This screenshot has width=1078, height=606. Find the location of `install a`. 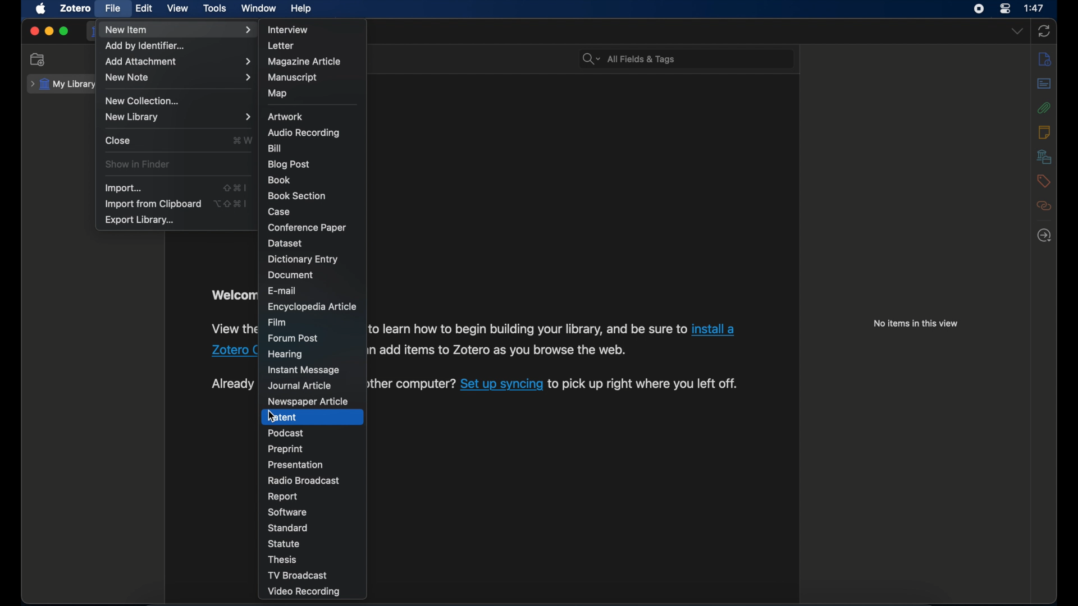

install a is located at coordinates (715, 327).